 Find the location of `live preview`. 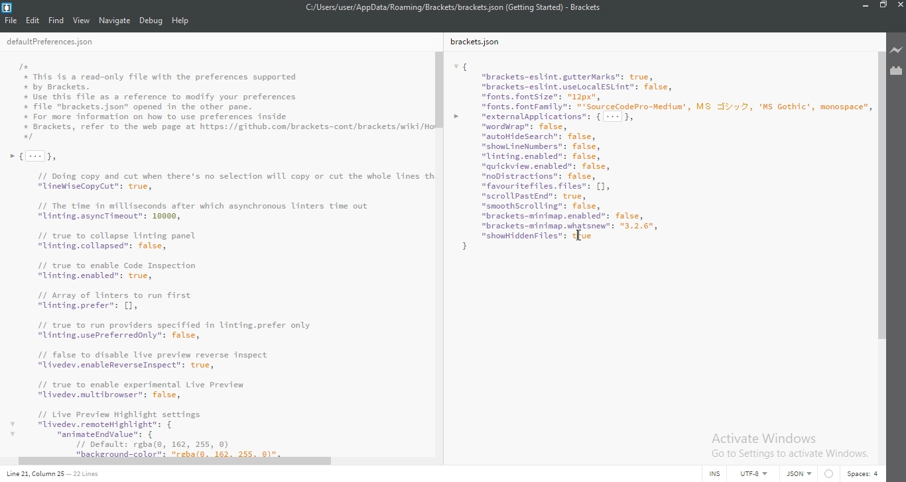

live preview is located at coordinates (896, 50).